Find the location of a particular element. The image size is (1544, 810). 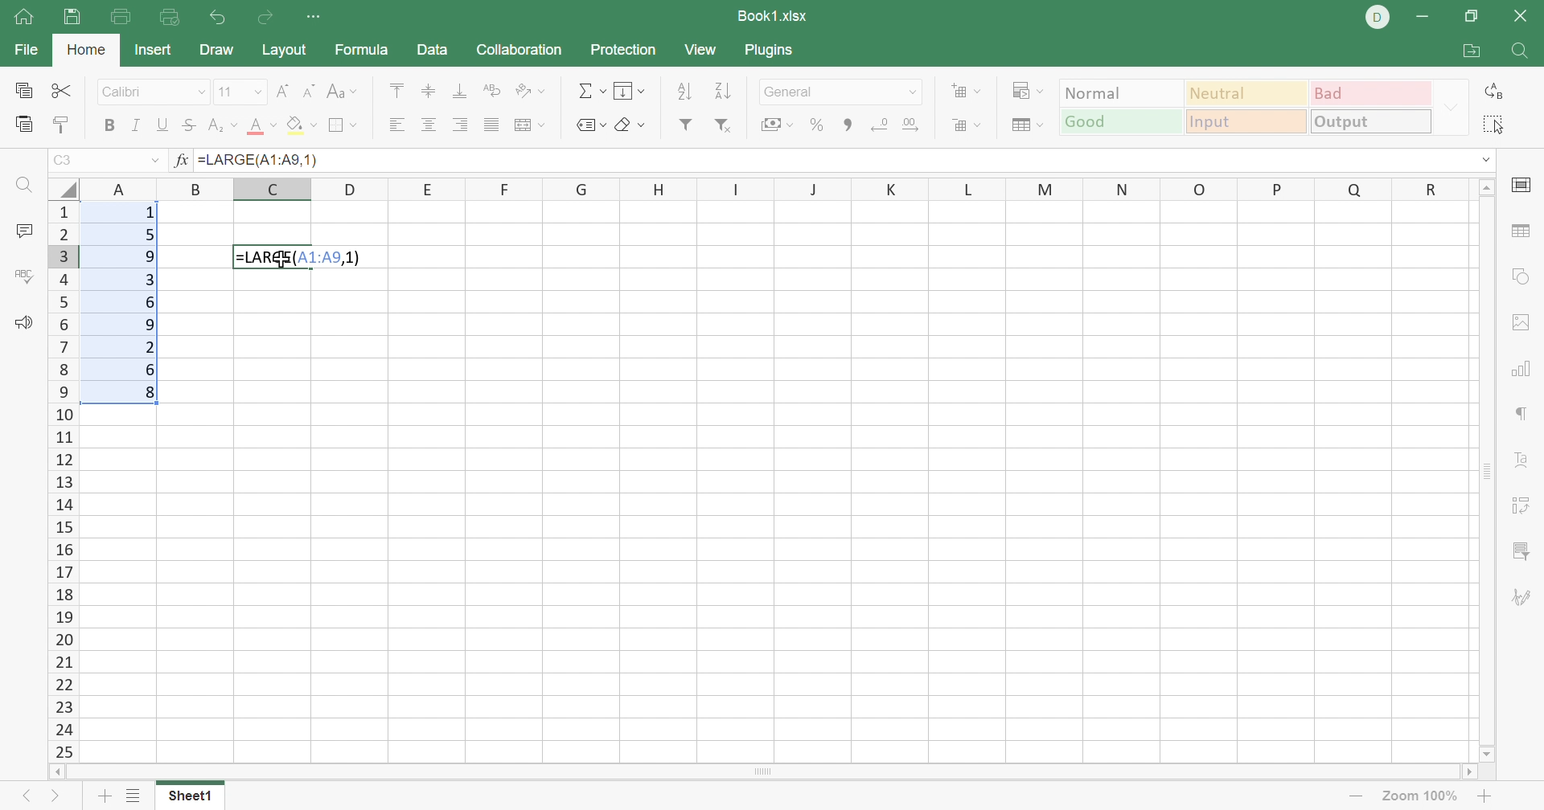

Check spelling is located at coordinates (27, 279).